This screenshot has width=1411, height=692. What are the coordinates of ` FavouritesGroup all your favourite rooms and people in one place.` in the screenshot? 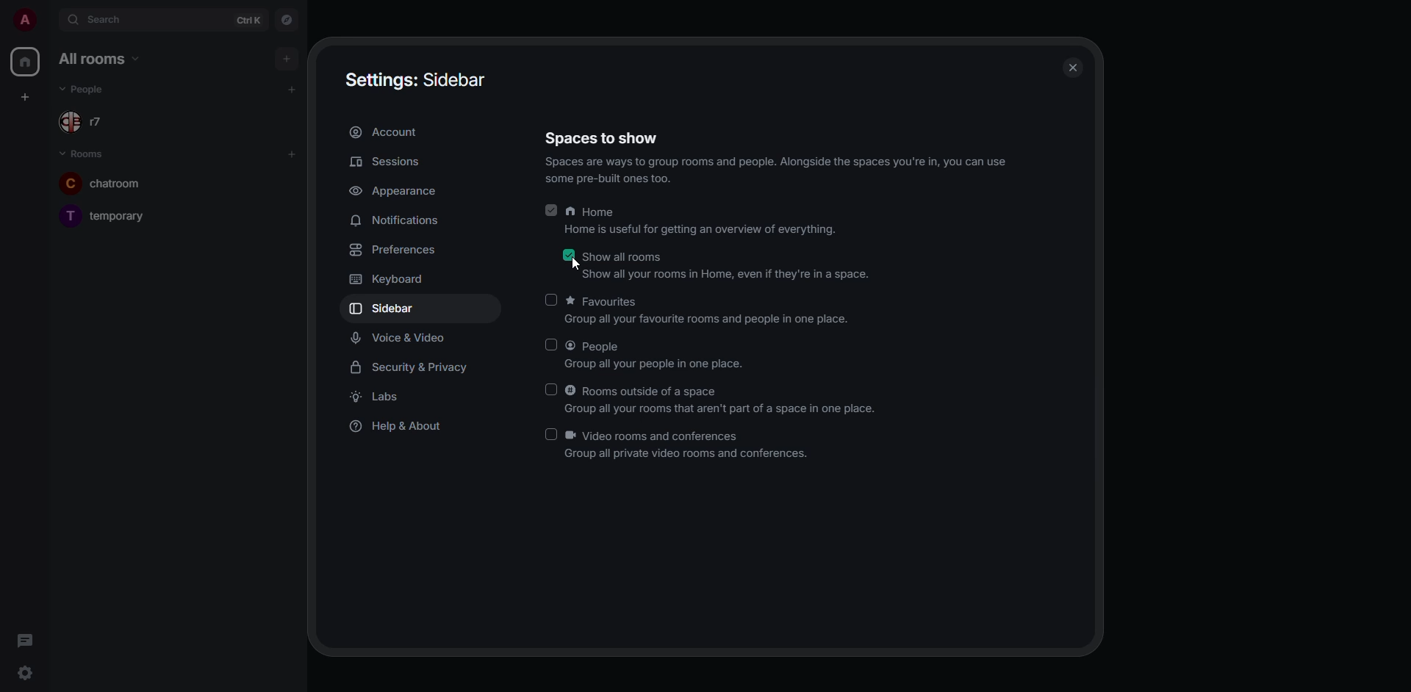 It's located at (715, 310).